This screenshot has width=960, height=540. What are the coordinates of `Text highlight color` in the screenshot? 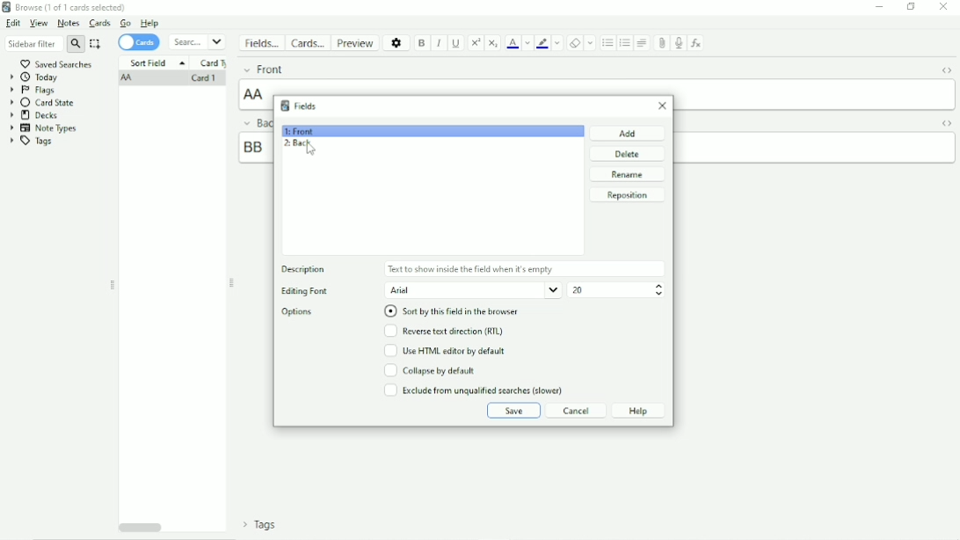 It's located at (542, 43).